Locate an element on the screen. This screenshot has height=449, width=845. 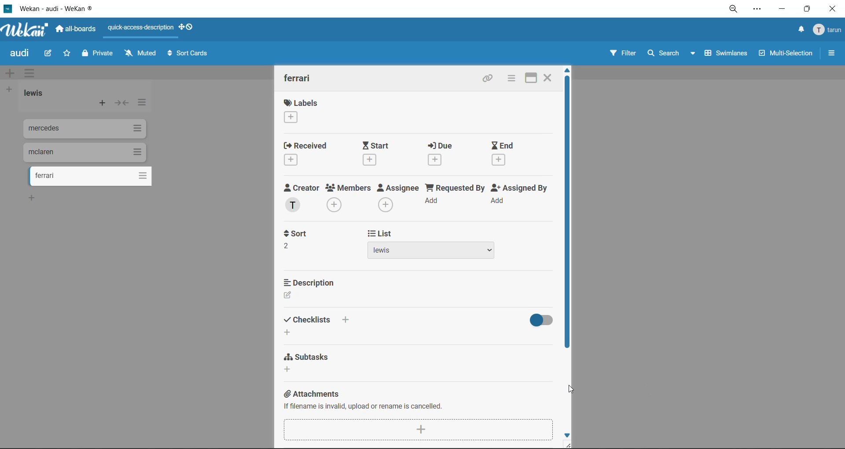
maximize is located at coordinates (807, 10).